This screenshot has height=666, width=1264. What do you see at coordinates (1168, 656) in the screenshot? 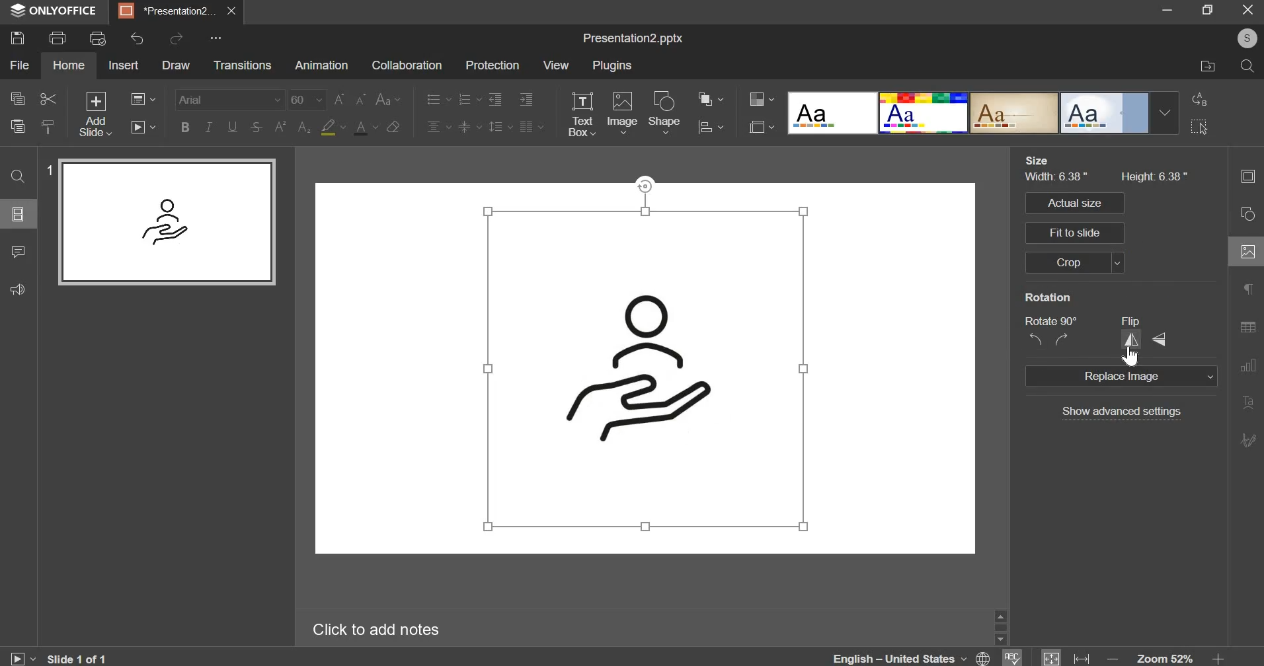
I see `zoom` at bounding box center [1168, 656].